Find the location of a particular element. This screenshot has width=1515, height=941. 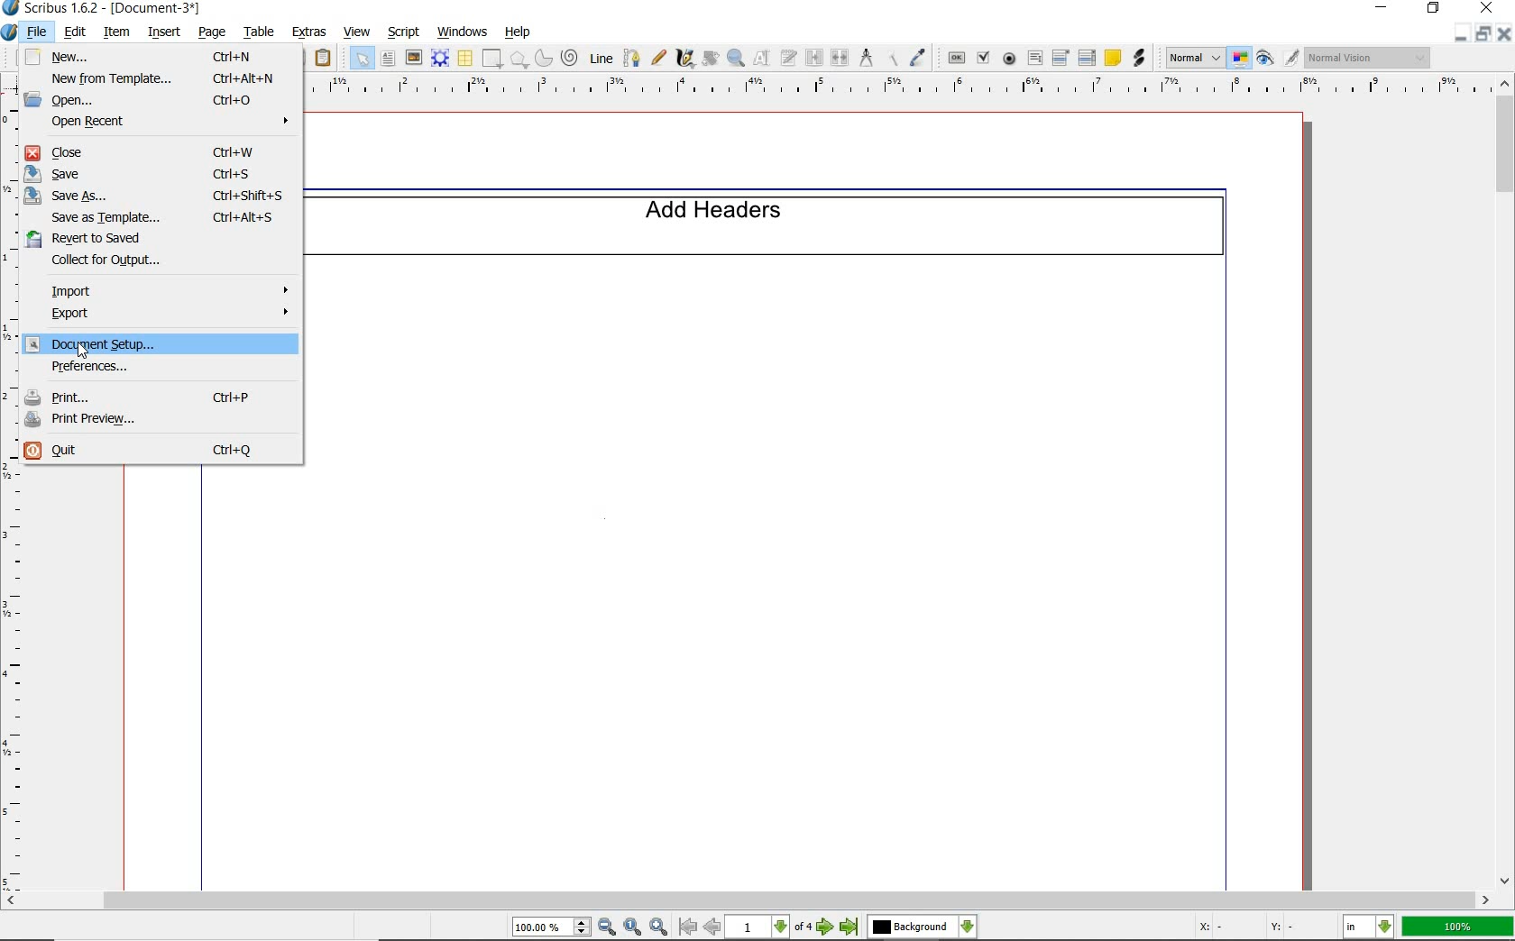

line is located at coordinates (601, 57).